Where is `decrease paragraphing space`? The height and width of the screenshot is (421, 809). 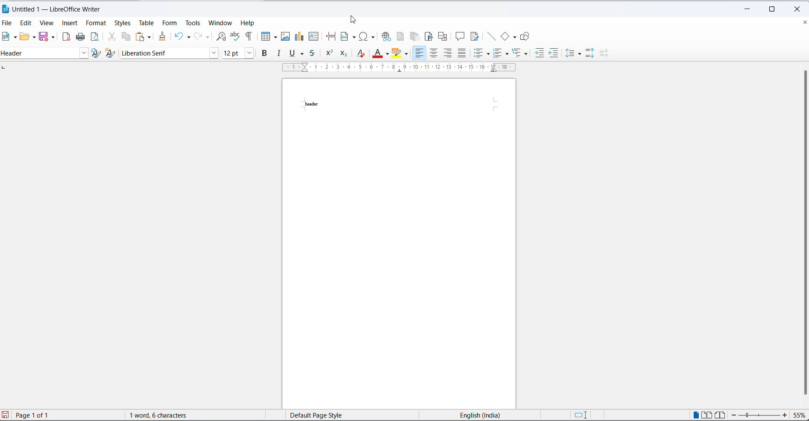 decrease paragraphing space is located at coordinates (607, 55).